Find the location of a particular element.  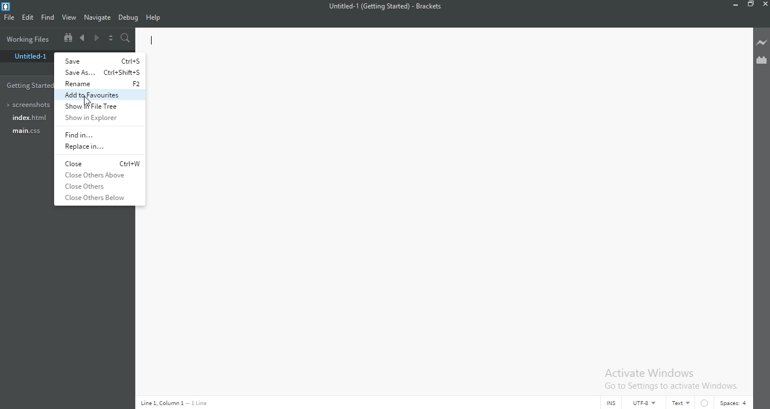

Extension Manager is located at coordinates (762, 60).